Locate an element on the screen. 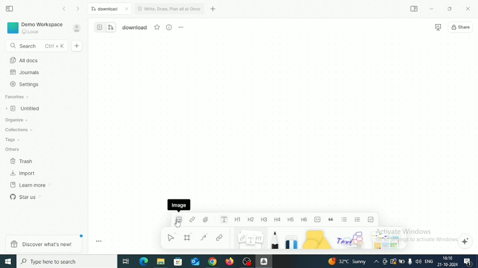  Download is located at coordinates (110, 9).